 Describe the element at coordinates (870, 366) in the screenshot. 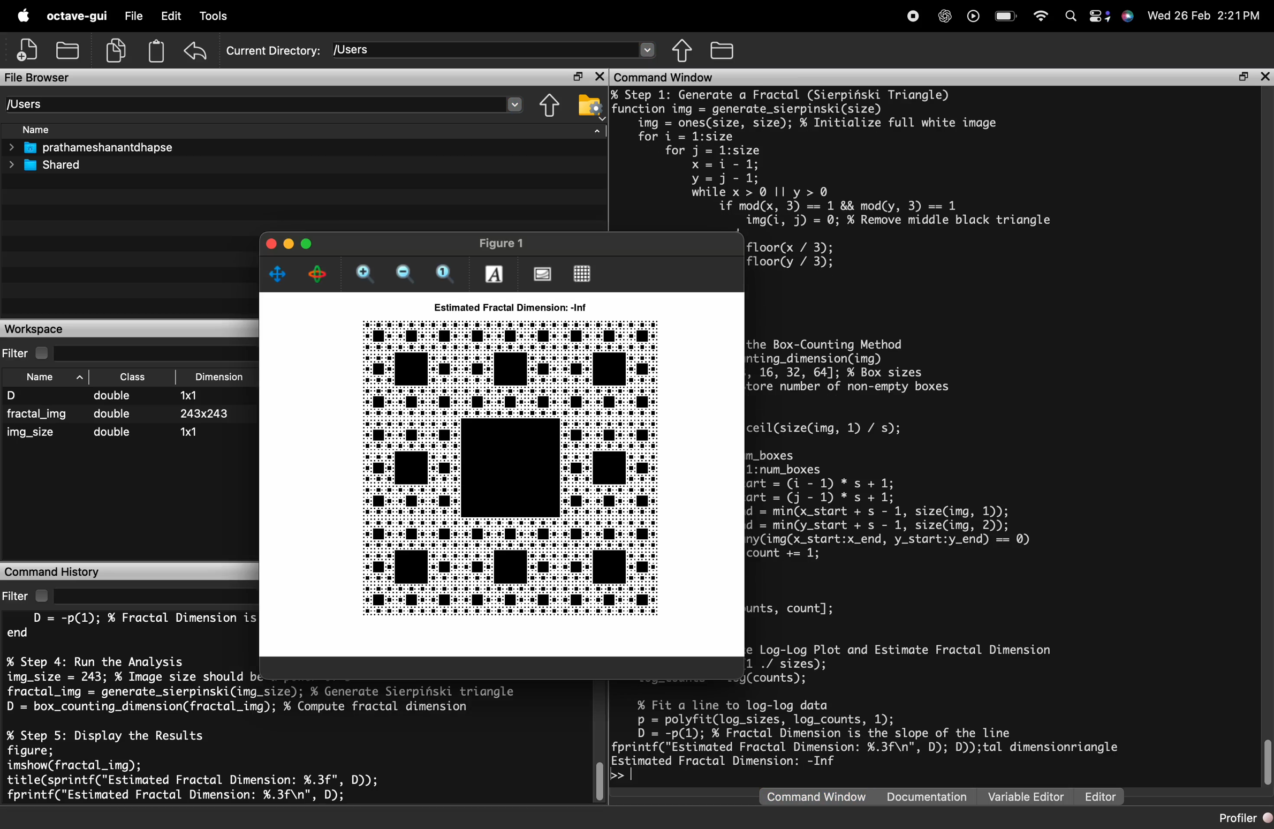

I see `code to box-counting methpd` at that location.